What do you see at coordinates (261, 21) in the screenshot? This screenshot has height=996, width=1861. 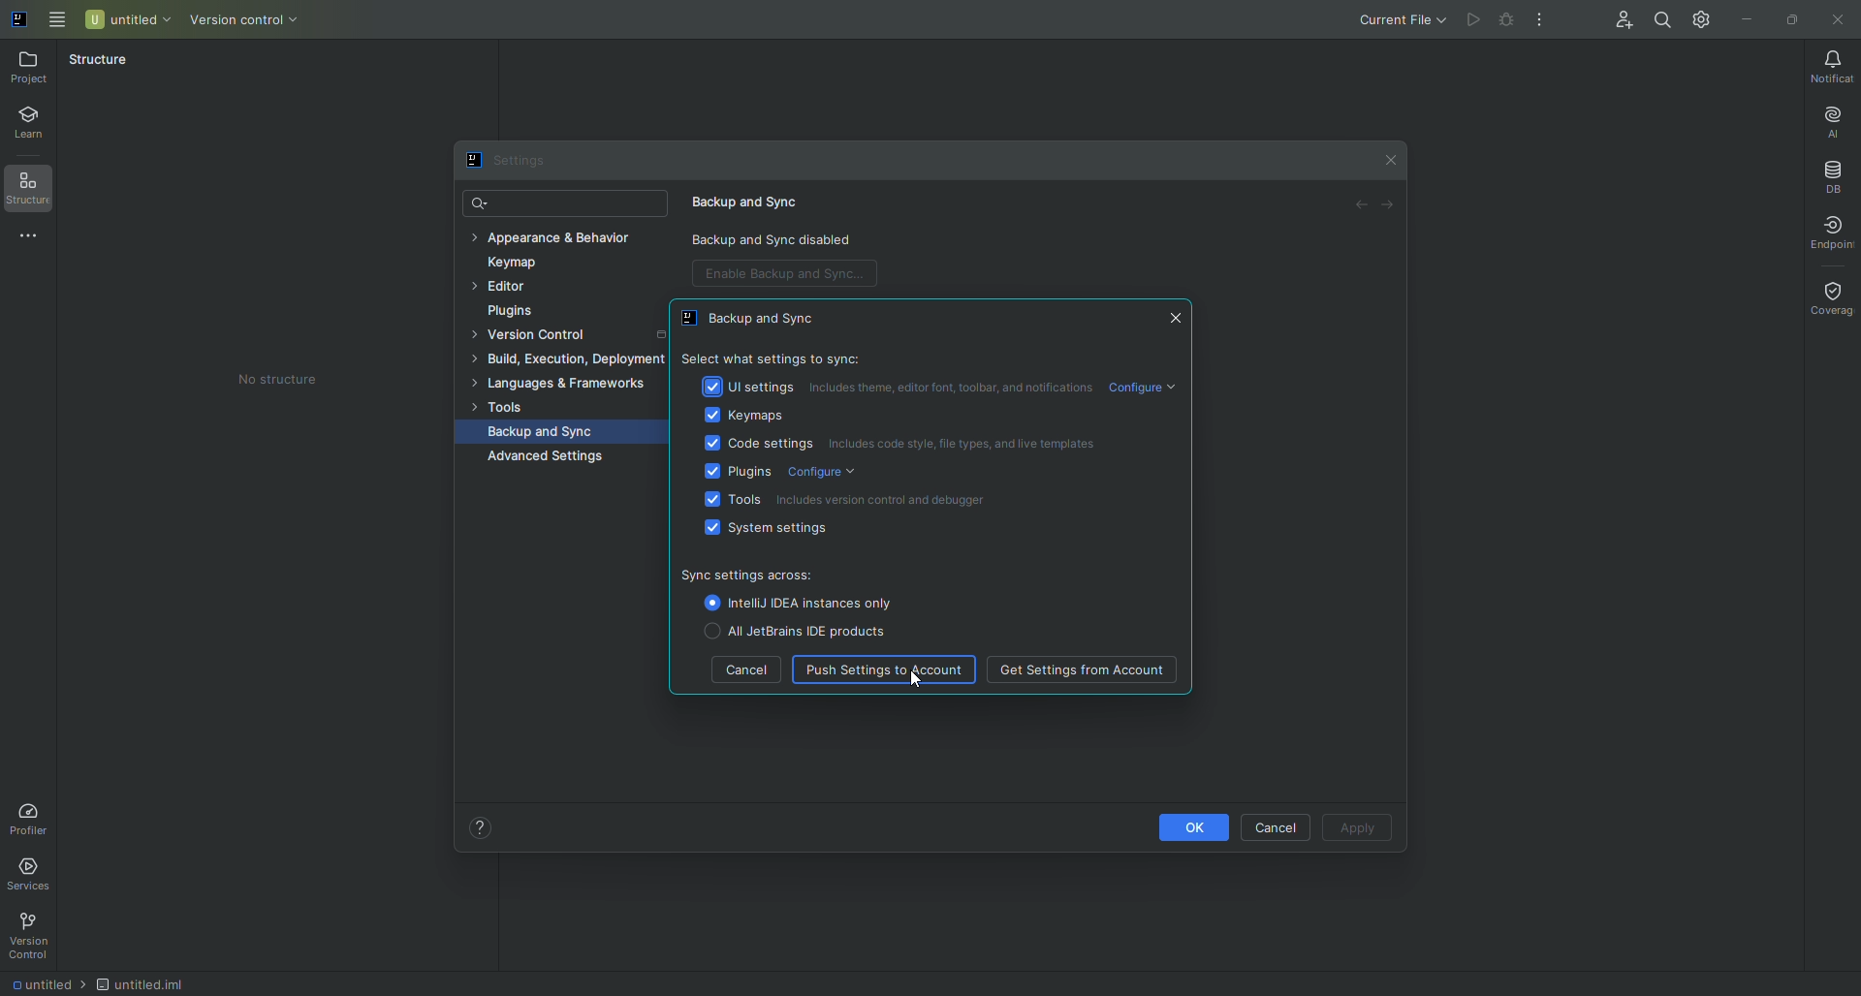 I see `Version Control` at bounding box center [261, 21].